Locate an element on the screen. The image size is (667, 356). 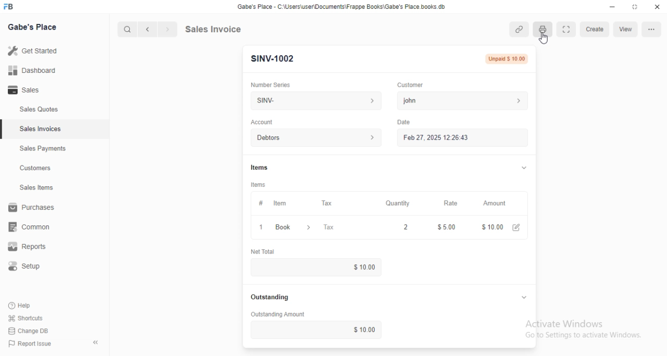
create is located at coordinates (595, 30).